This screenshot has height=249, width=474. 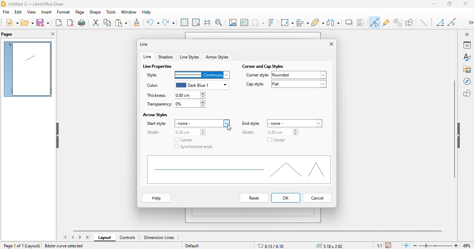 What do you see at coordinates (273, 24) in the screenshot?
I see `font work text` at bounding box center [273, 24].